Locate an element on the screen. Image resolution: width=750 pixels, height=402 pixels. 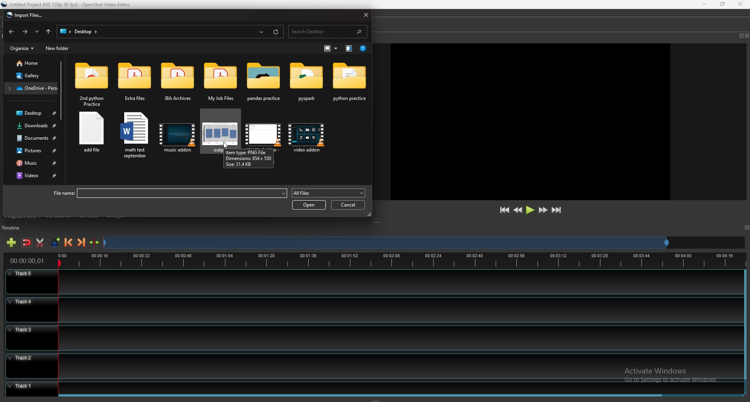
recent is located at coordinates (262, 32).